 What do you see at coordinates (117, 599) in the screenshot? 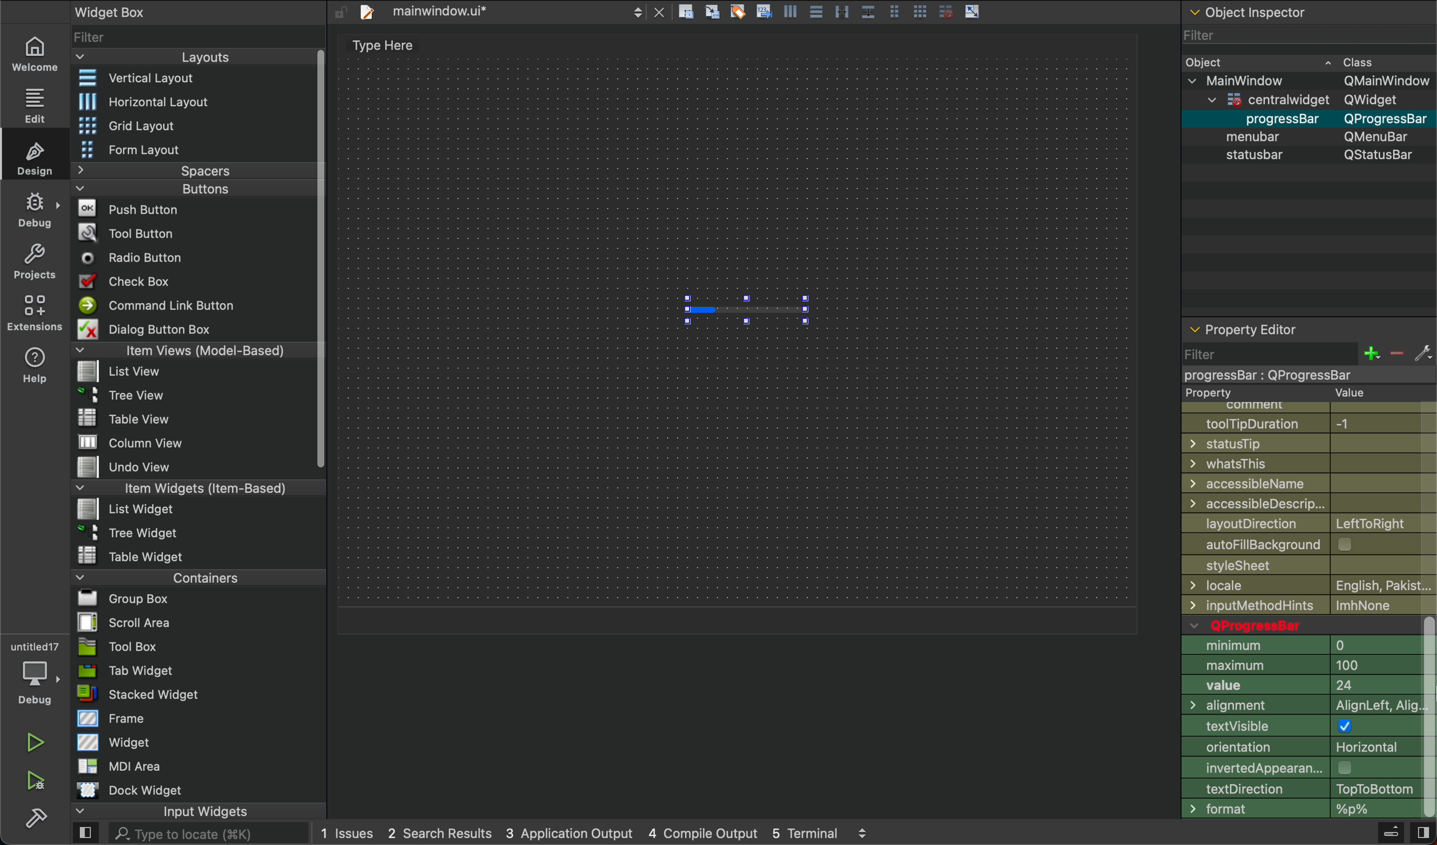
I see `File` at bounding box center [117, 599].